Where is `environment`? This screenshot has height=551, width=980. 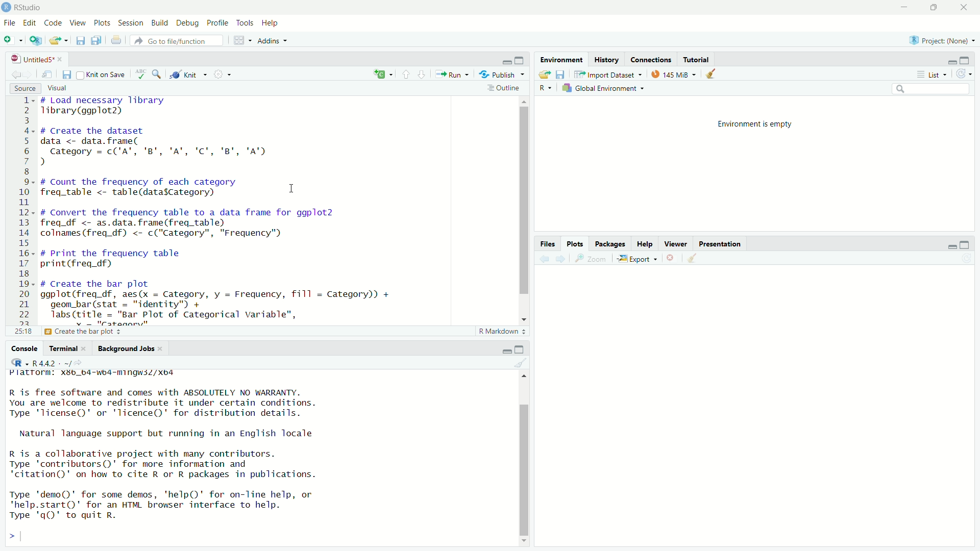
environment is located at coordinates (562, 59).